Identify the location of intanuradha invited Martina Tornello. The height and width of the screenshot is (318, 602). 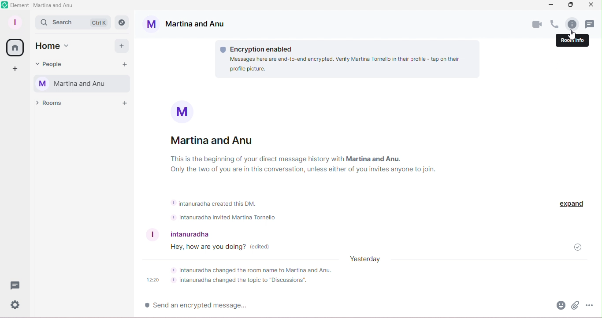
(226, 218).